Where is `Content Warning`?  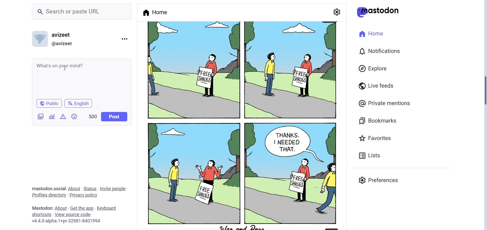
Content Warning is located at coordinates (63, 117).